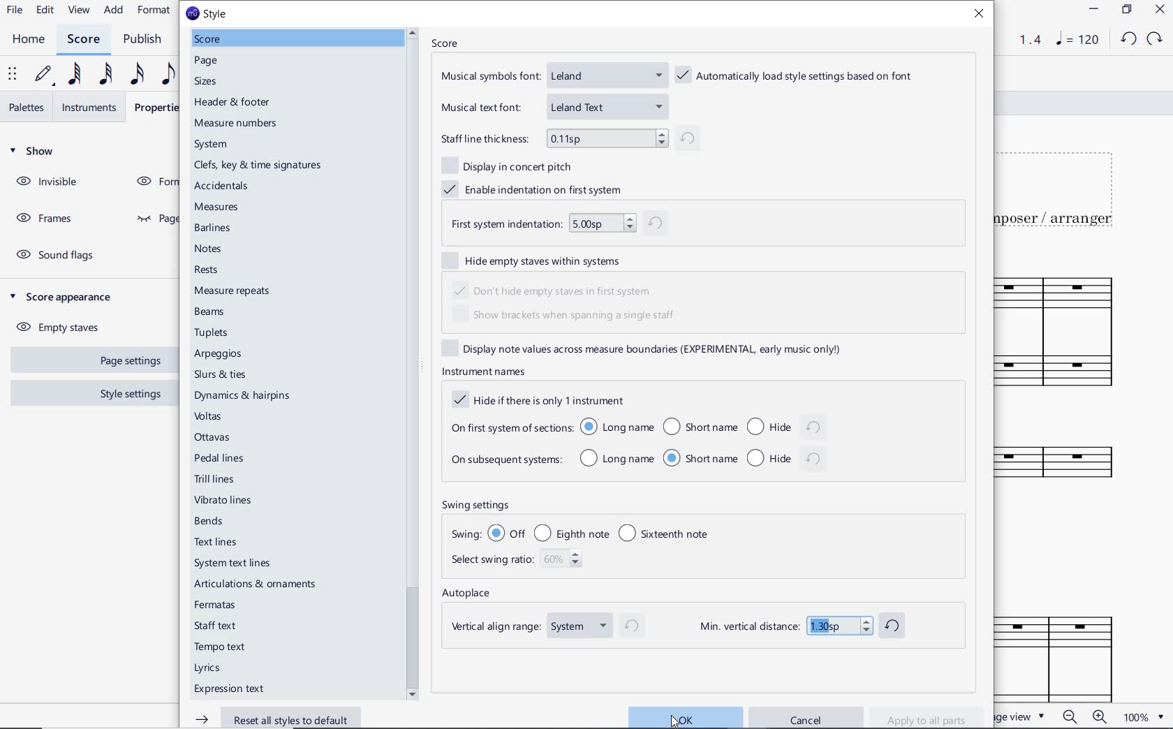 The height and width of the screenshot is (729, 1173). What do you see at coordinates (232, 290) in the screenshot?
I see `measure repeats` at bounding box center [232, 290].